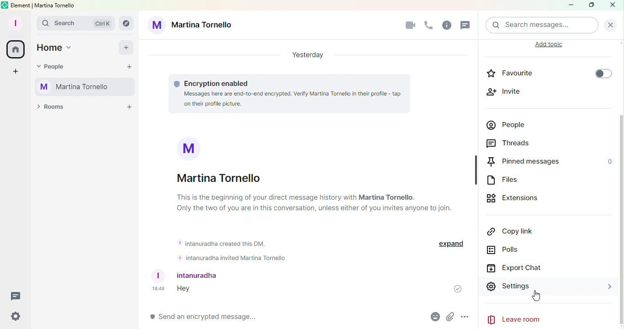 This screenshot has height=329, width=624. What do you see at coordinates (18, 294) in the screenshot?
I see `Threads` at bounding box center [18, 294].